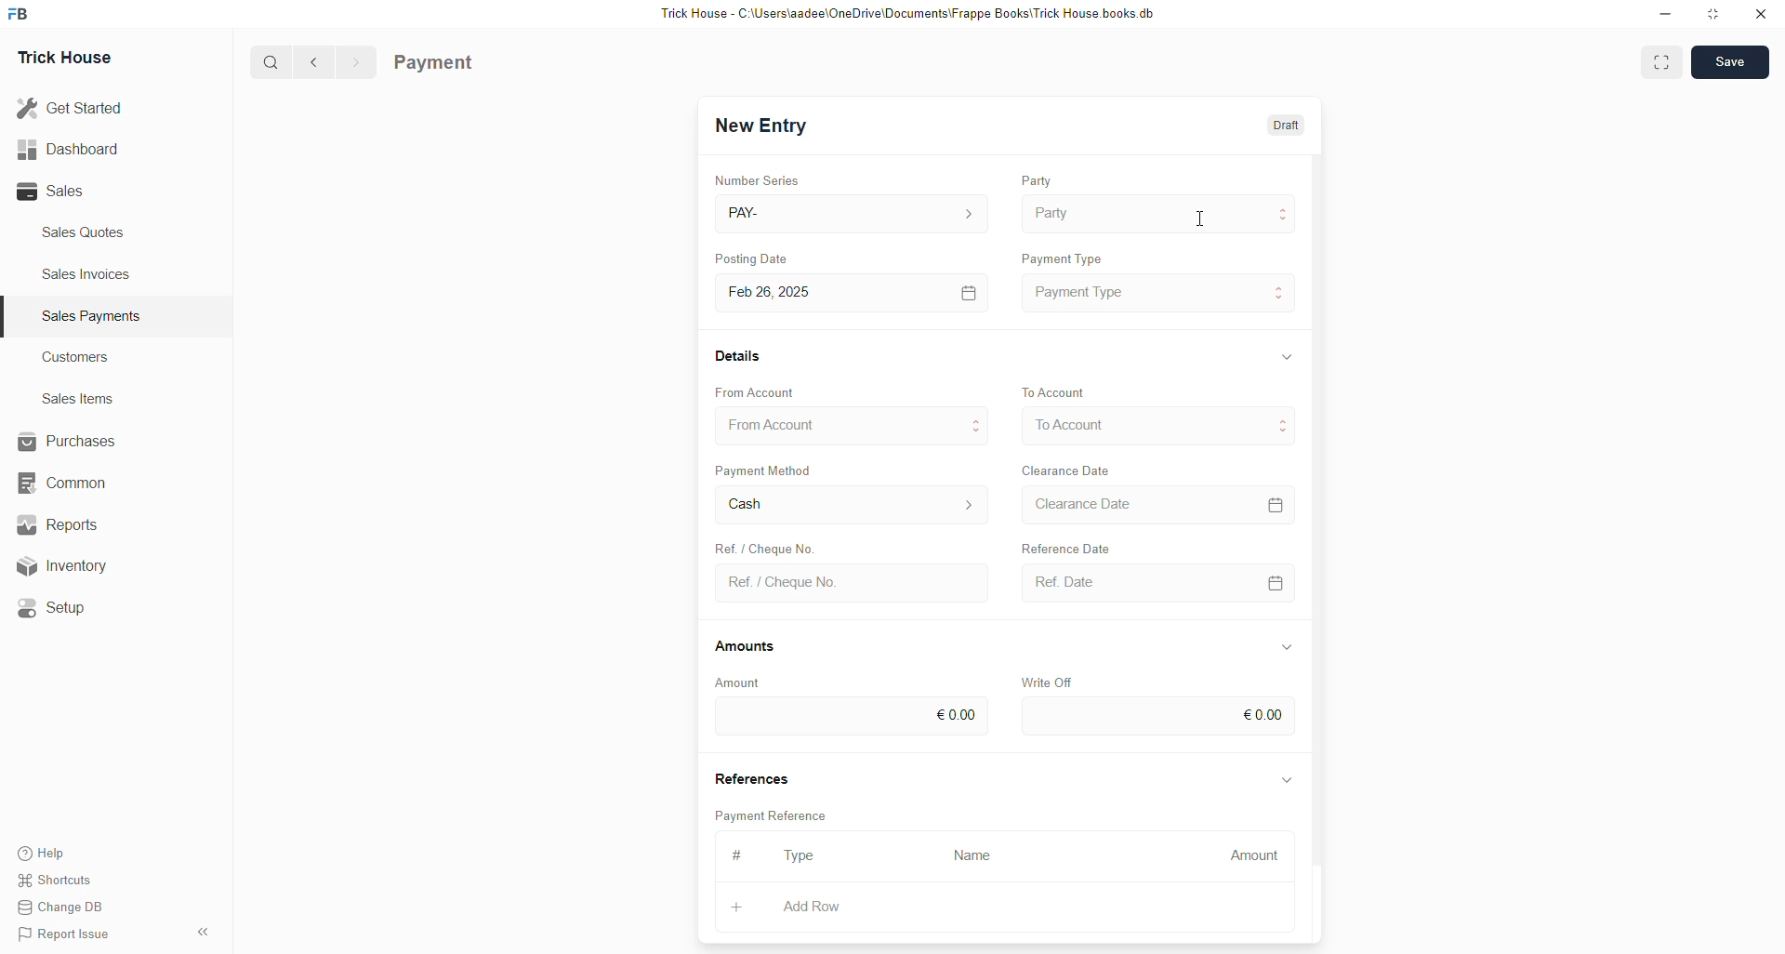 This screenshot has height=954, width=1785. I want to click on To Account, so click(1056, 391).